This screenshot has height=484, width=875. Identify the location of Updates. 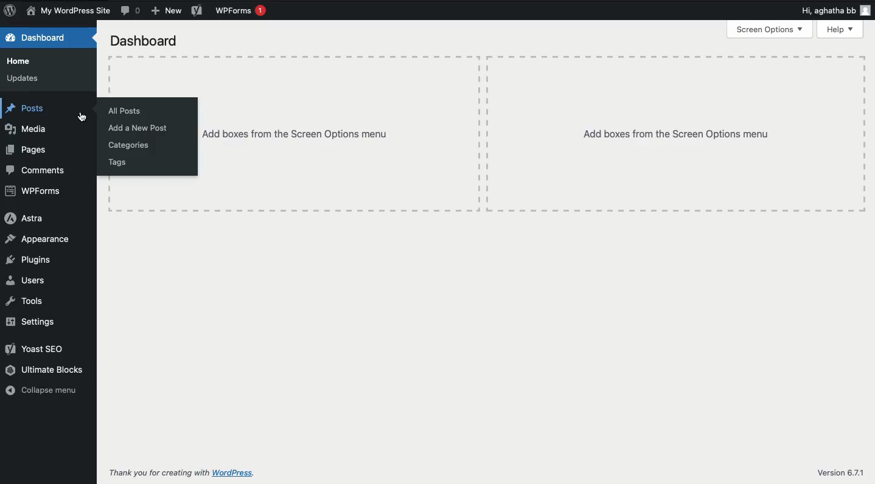
(23, 80).